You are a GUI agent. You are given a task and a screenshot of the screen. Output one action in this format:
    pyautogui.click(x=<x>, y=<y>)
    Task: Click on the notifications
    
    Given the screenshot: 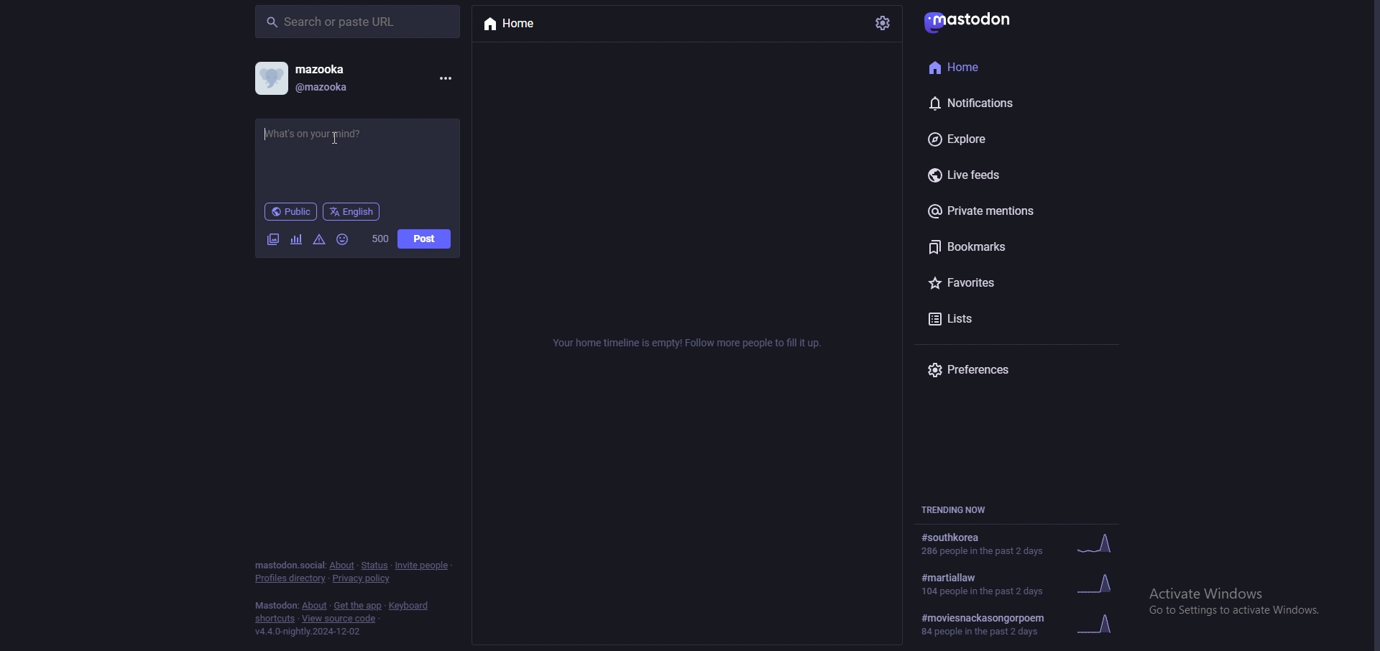 What is the action you would take?
    pyautogui.click(x=998, y=101)
    